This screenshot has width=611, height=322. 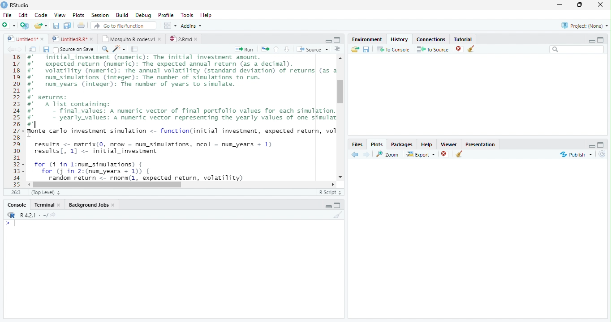 What do you see at coordinates (17, 204) in the screenshot?
I see `Console` at bounding box center [17, 204].